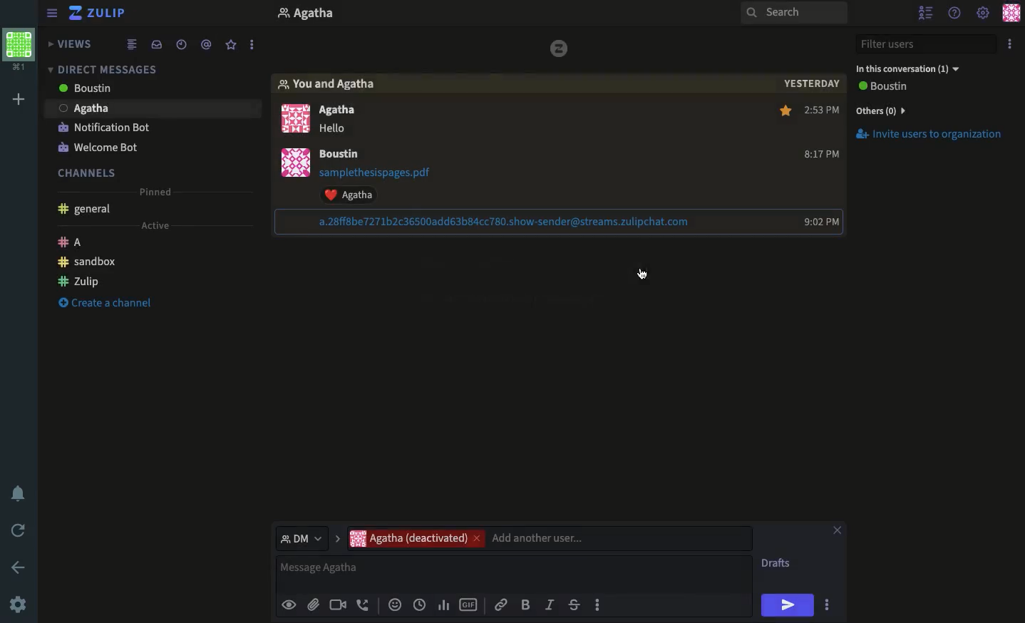 Image resolution: width=1025 pixels, height=623 pixels. Describe the element at coordinates (100, 14) in the screenshot. I see `Zulip` at that location.